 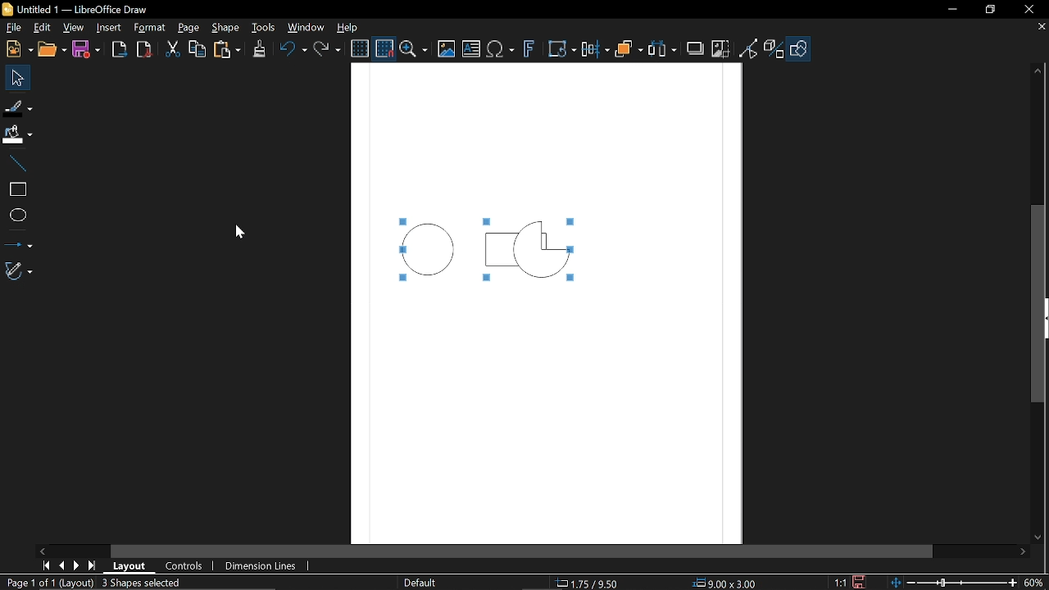 What do you see at coordinates (7, 8) in the screenshot?
I see `Libreoffice Logo` at bounding box center [7, 8].